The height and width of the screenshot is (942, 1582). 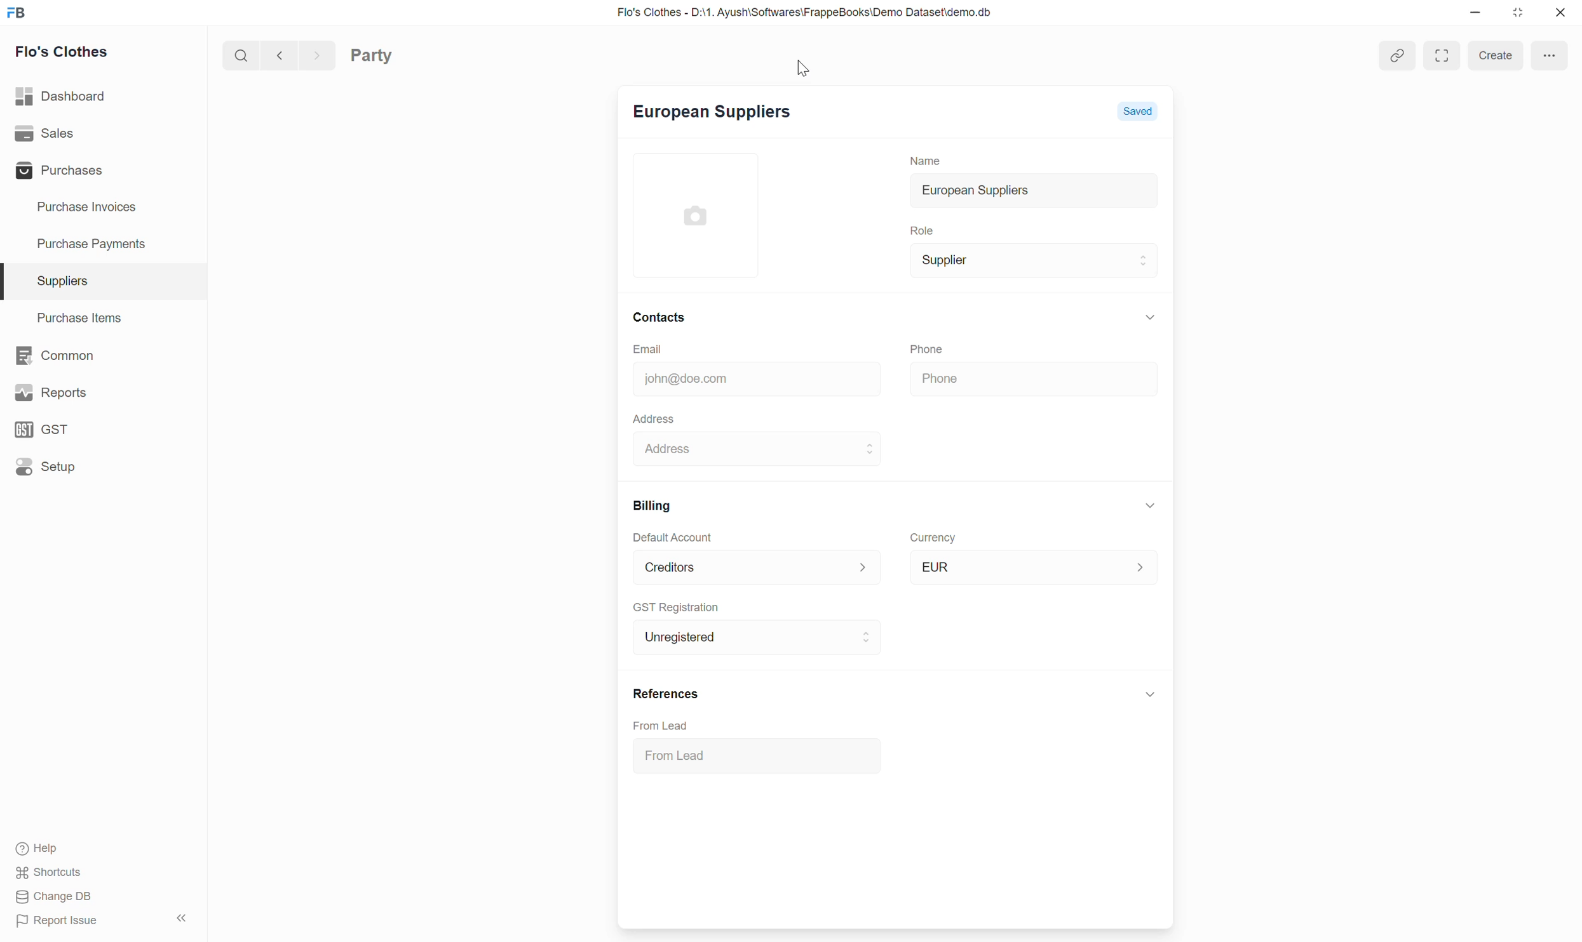 I want to click on create, so click(x=1492, y=55).